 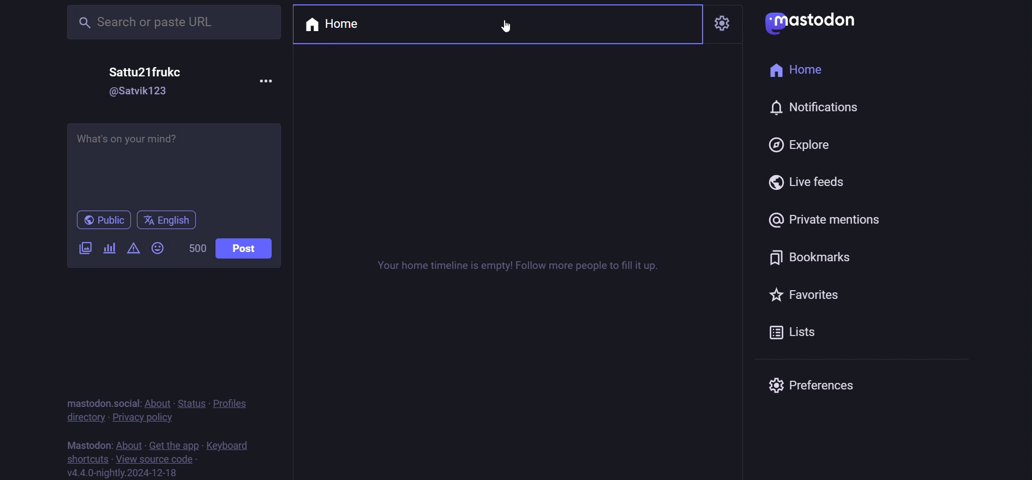 What do you see at coordinates (335, 23) in the screenshot?
I see `home` at bounding box center [335, 23].